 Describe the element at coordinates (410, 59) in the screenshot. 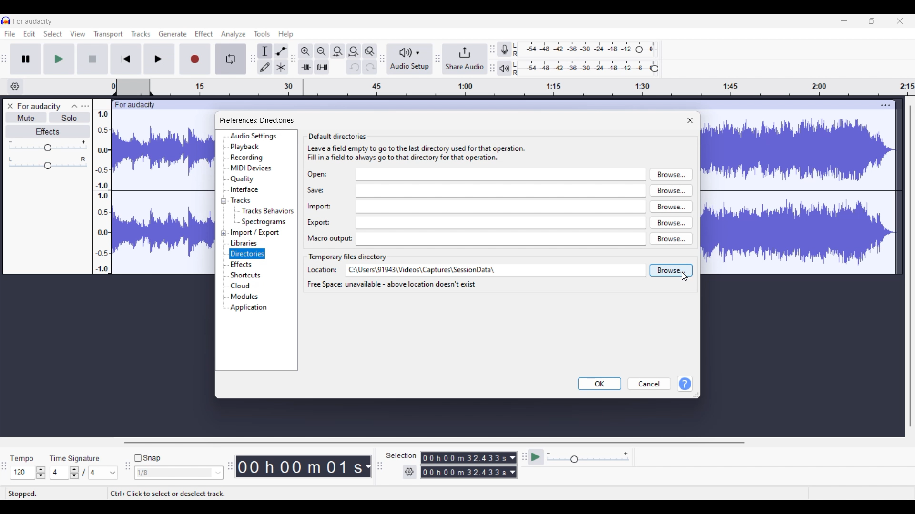

I see `Audio setup` at that location.